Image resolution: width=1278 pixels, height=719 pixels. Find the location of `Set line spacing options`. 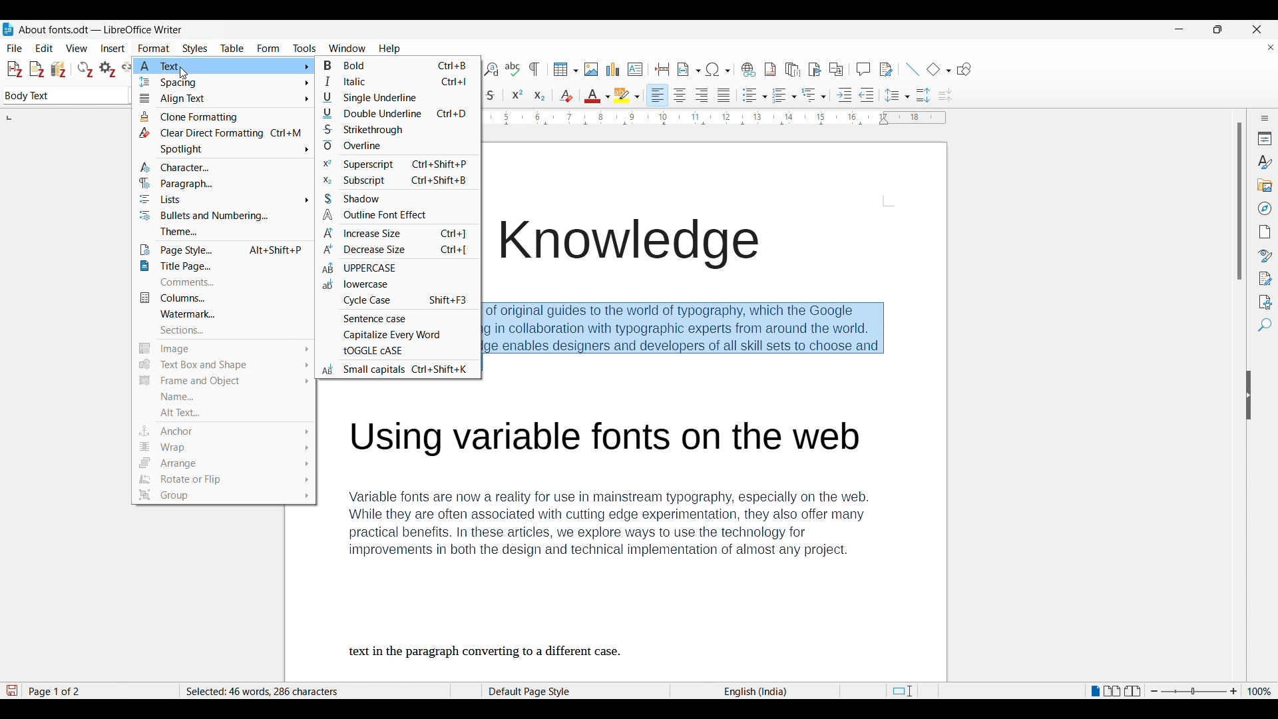

Set line spacing options is located at coordinates (897, 95).